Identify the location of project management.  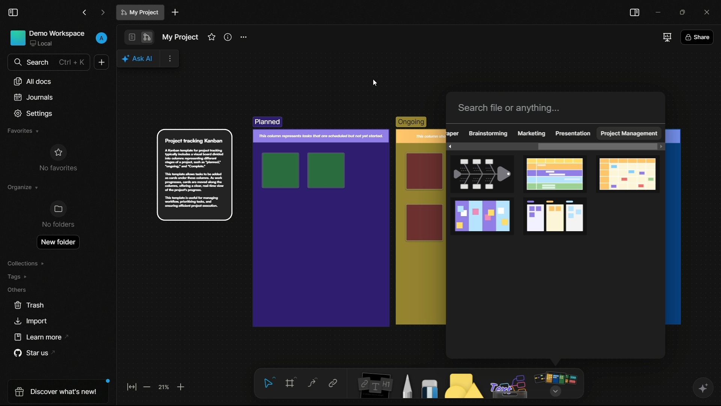
(629, 134).